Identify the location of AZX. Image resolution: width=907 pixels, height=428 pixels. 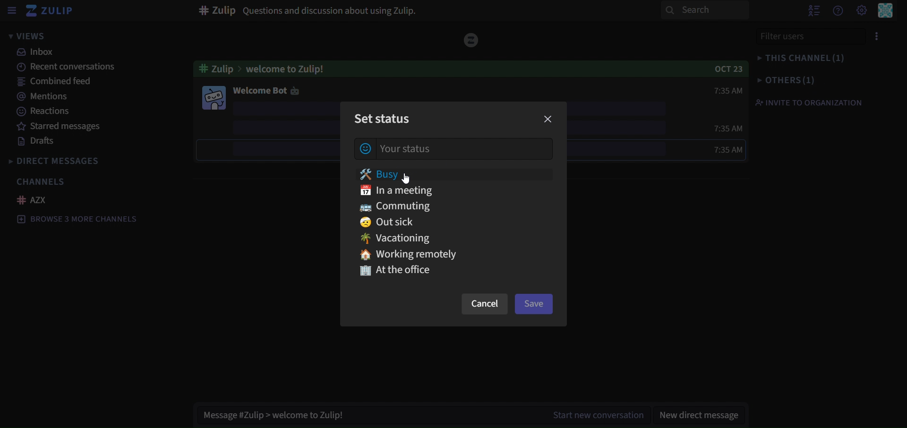
(34, 200).